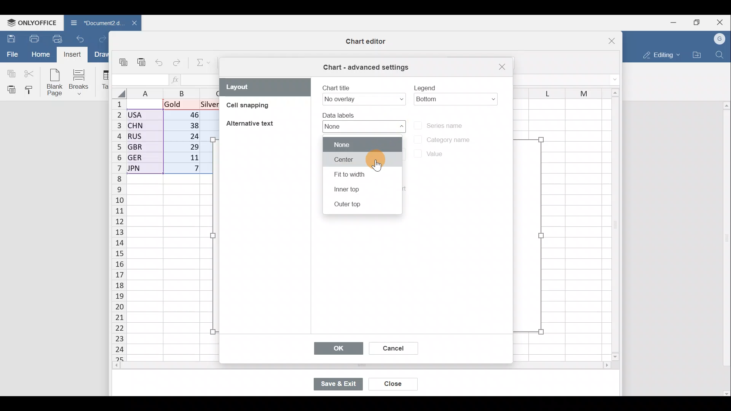 This screenshot has height=411, width=731. Describe the element at coordinates (125, 63) in the screenshot. I see `Copy` at that location.